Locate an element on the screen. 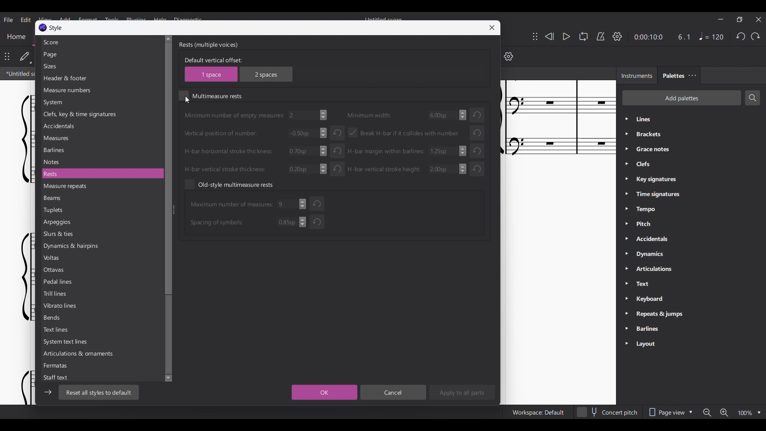 The image size is (766, 431). Vertical slide bar for list of all Styles is located at coordinates (168, 209).